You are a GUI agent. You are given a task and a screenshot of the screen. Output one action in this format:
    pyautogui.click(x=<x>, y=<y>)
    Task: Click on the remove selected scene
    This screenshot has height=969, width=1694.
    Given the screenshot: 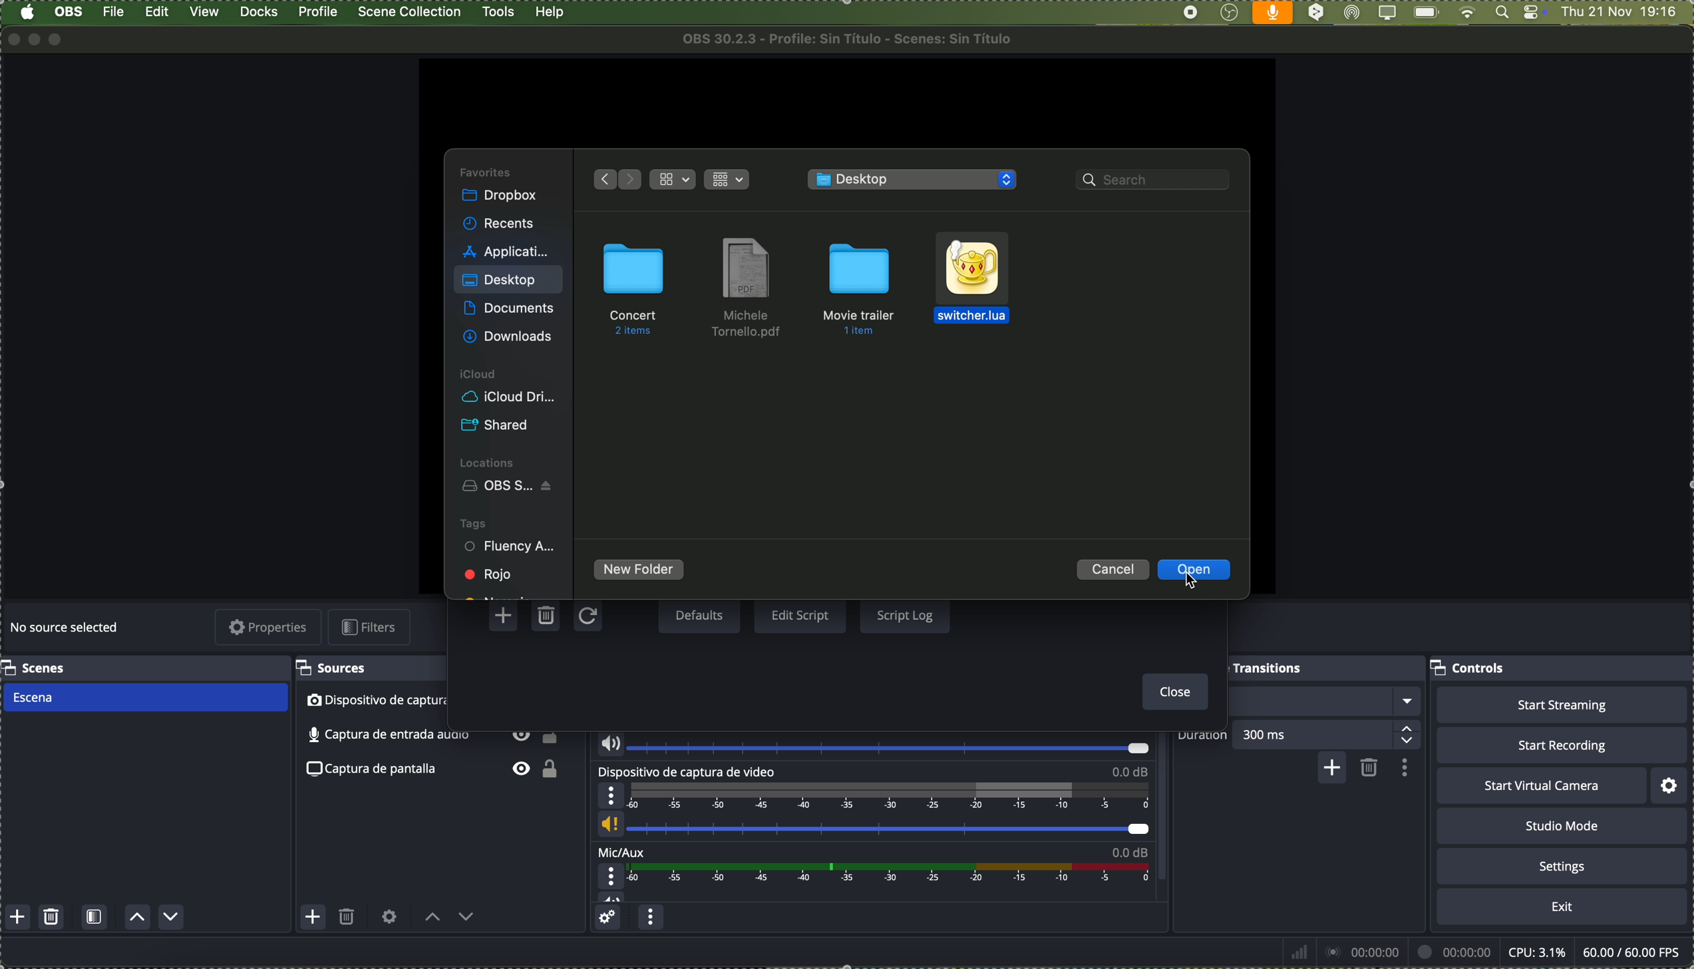 What is the action you would take?
    pyautogui.click(x=53, y=918)
    